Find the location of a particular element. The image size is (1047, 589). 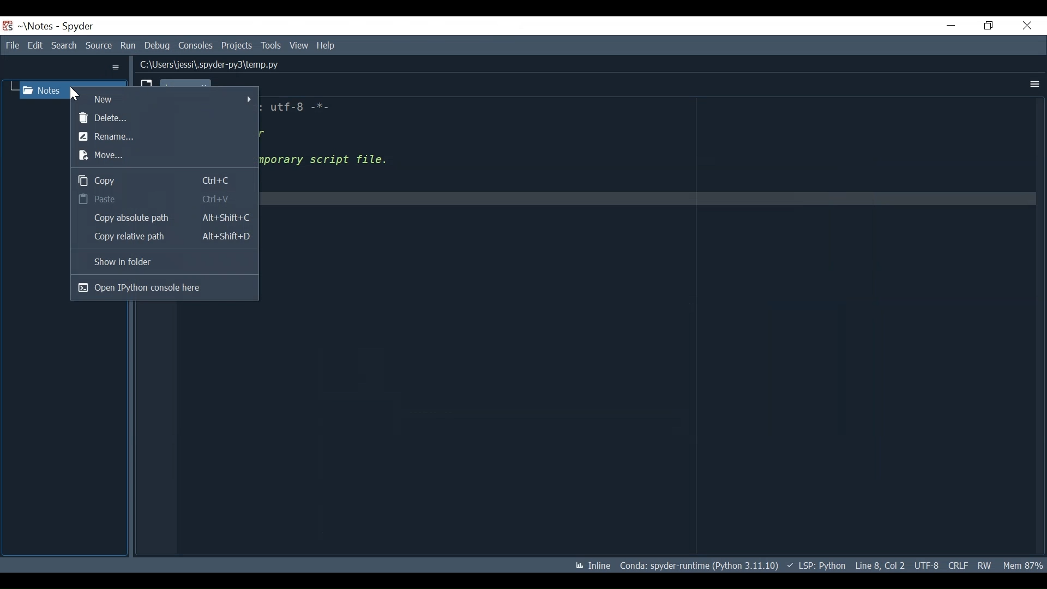

Delete is located at coordinates (165, 117).